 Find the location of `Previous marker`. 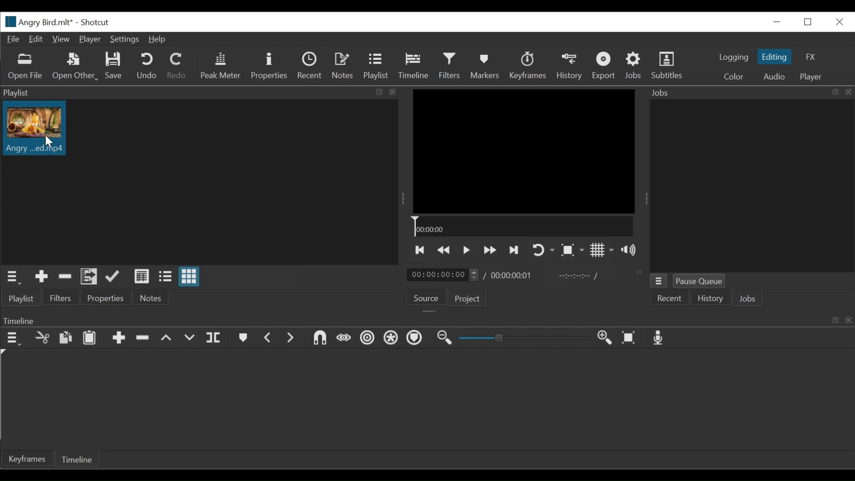

Previous marker is located at coordinates (269, 338).